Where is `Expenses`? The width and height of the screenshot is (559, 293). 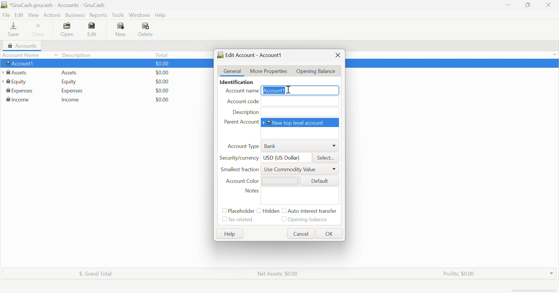 Expenses is located at coordinates (19, 91).